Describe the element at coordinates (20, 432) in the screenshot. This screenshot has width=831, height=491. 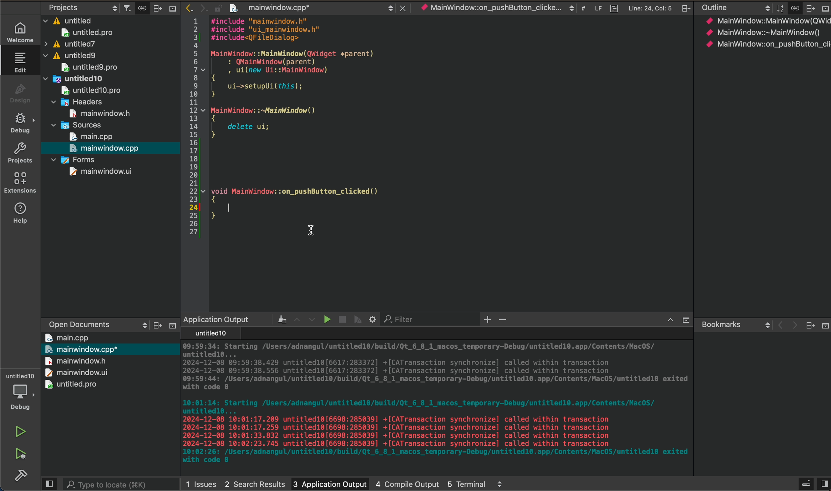
I see `run` at that location.